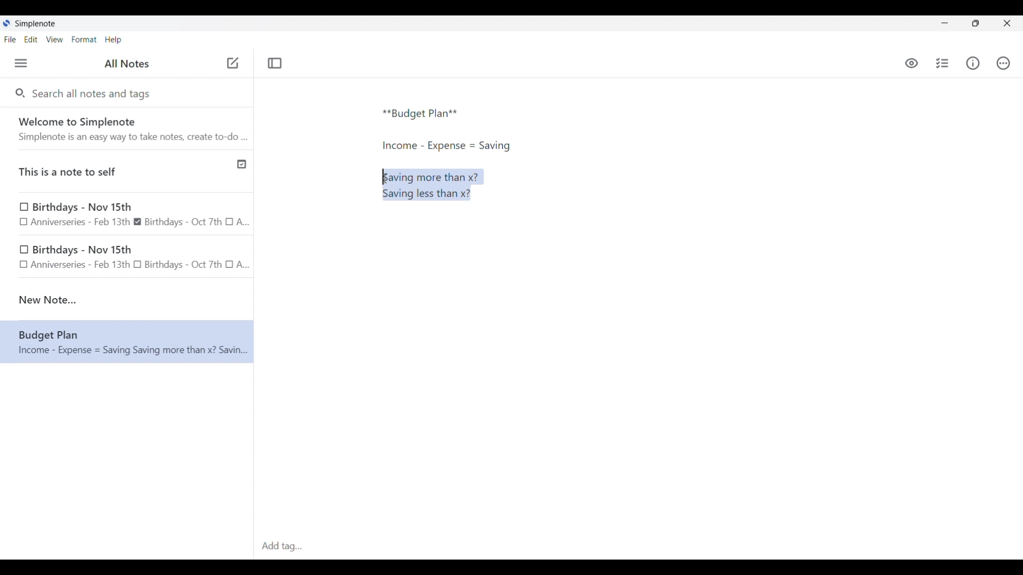  What do you see at coordinates (55, 39) in the screenshot?
I see `View menu` at bounding box center [55, 39].